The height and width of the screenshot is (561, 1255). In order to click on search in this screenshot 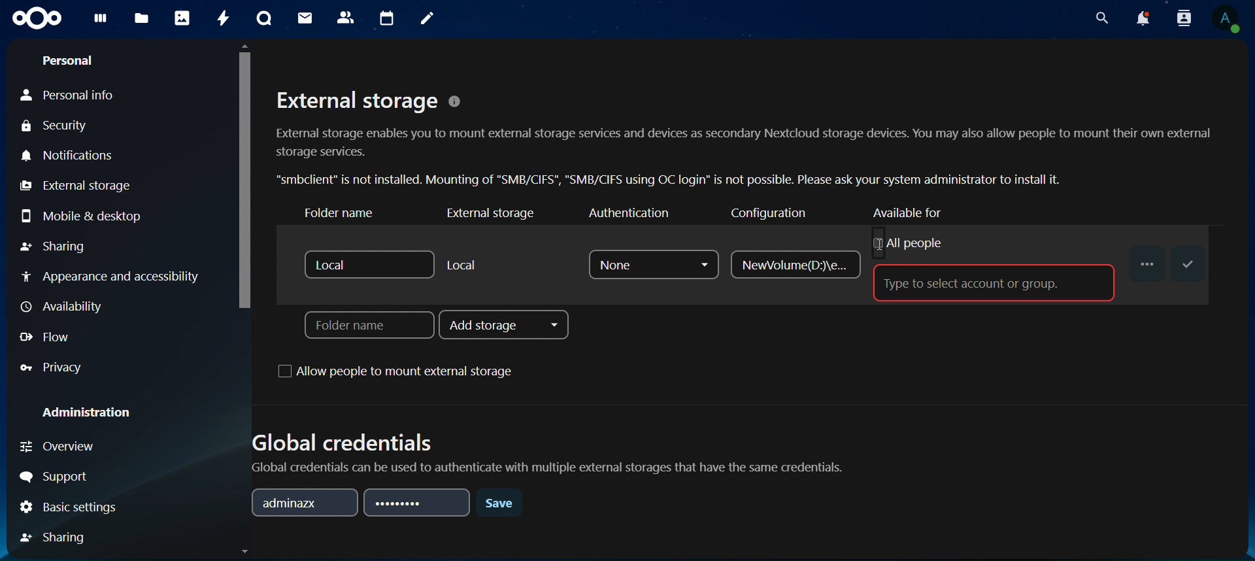, I will do `click(1101, 18)`.